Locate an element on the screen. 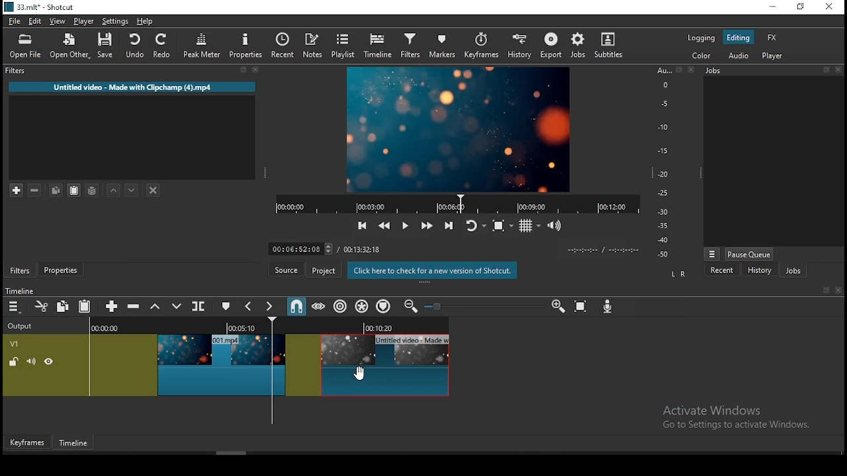 The width and height of the screenshot is (847, 476). player is located at coordinates (772, 57).